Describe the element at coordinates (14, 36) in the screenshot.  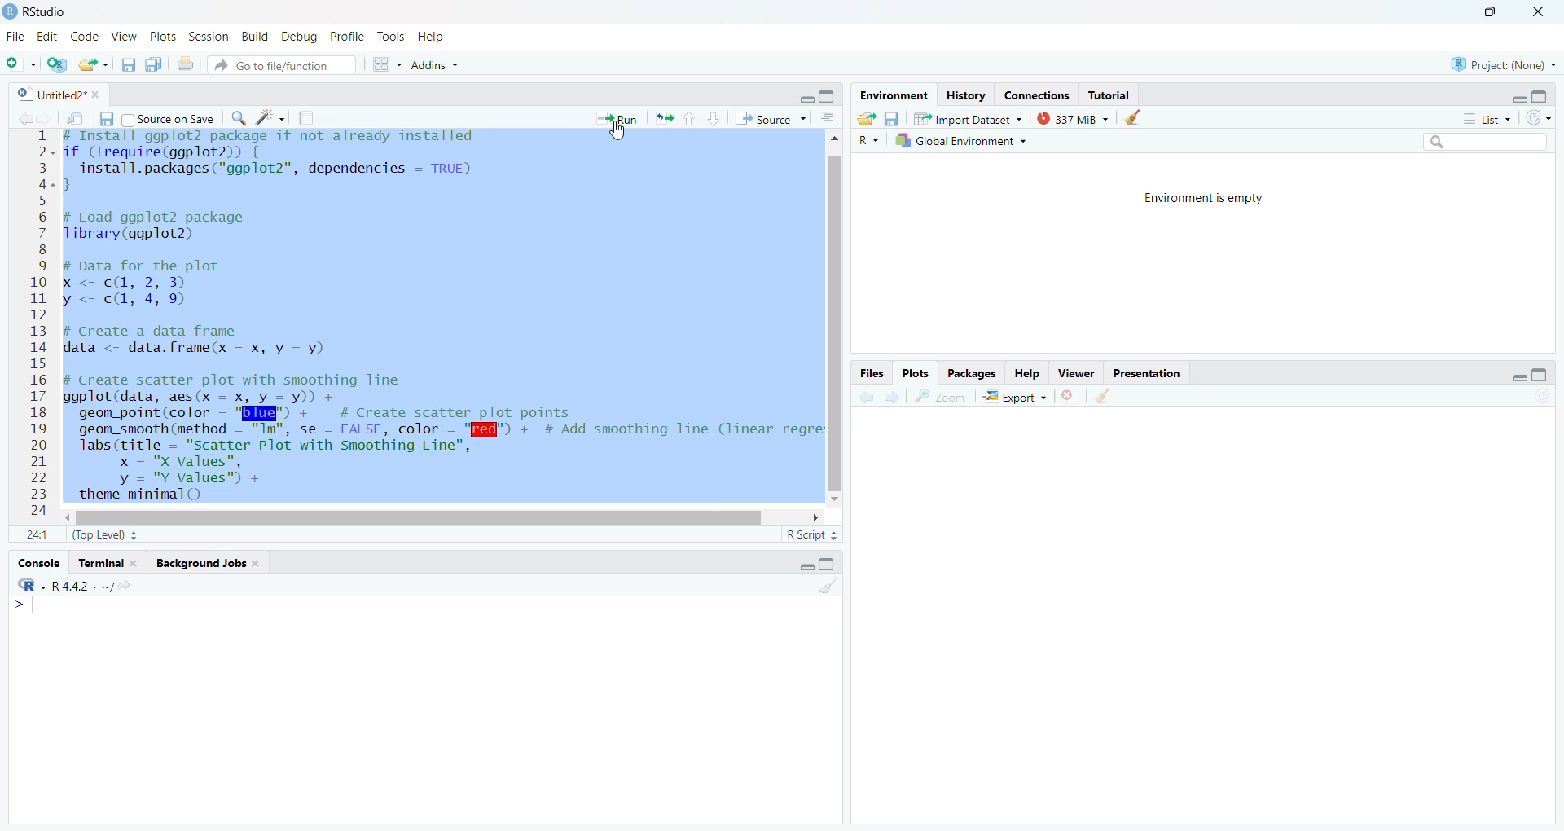
I see `File` at that location.